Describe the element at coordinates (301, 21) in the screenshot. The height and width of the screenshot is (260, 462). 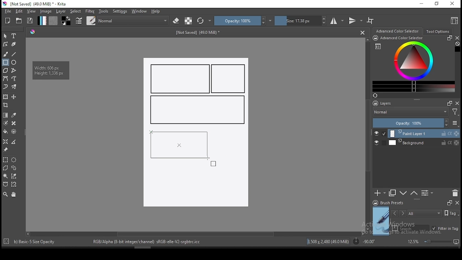
I see `size` at that location.